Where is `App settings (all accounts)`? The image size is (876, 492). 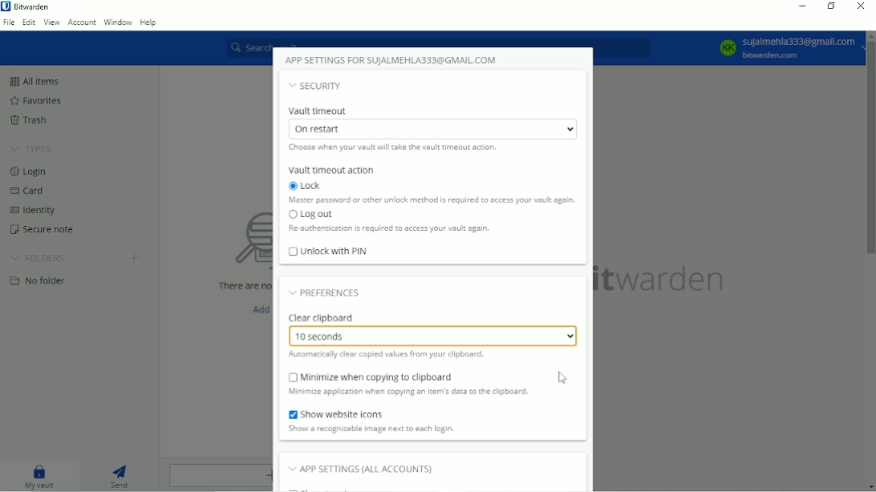 App settings (all accounts) is located at coordinates (359, 469).